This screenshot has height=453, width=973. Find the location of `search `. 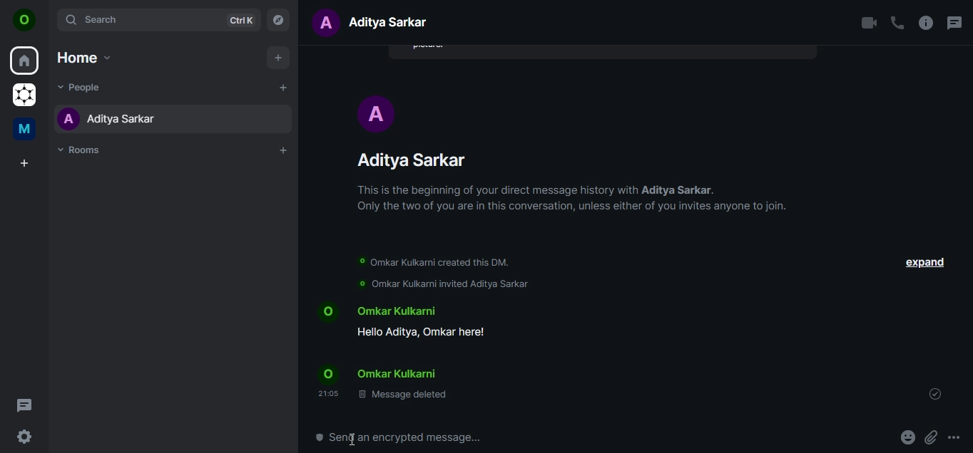

search  is located at coordinates (161, 20).